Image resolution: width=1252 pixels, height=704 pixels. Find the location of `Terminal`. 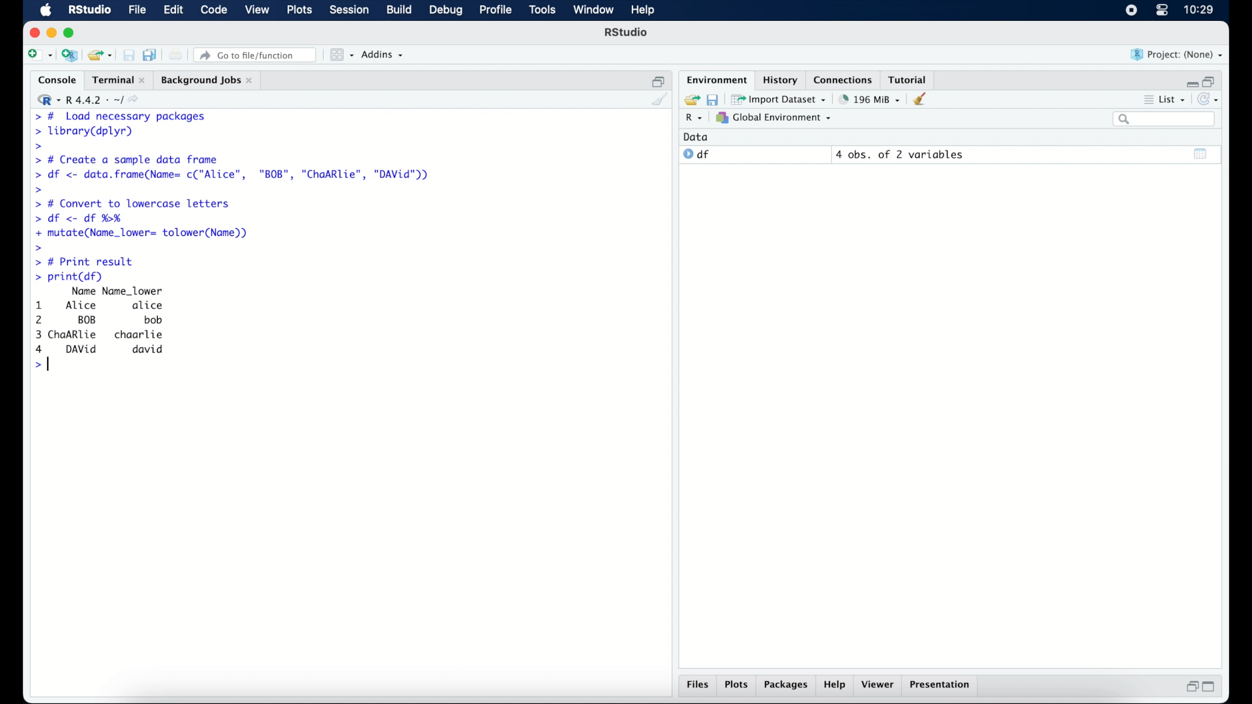

Terminal is located at coordinates (115, 80).